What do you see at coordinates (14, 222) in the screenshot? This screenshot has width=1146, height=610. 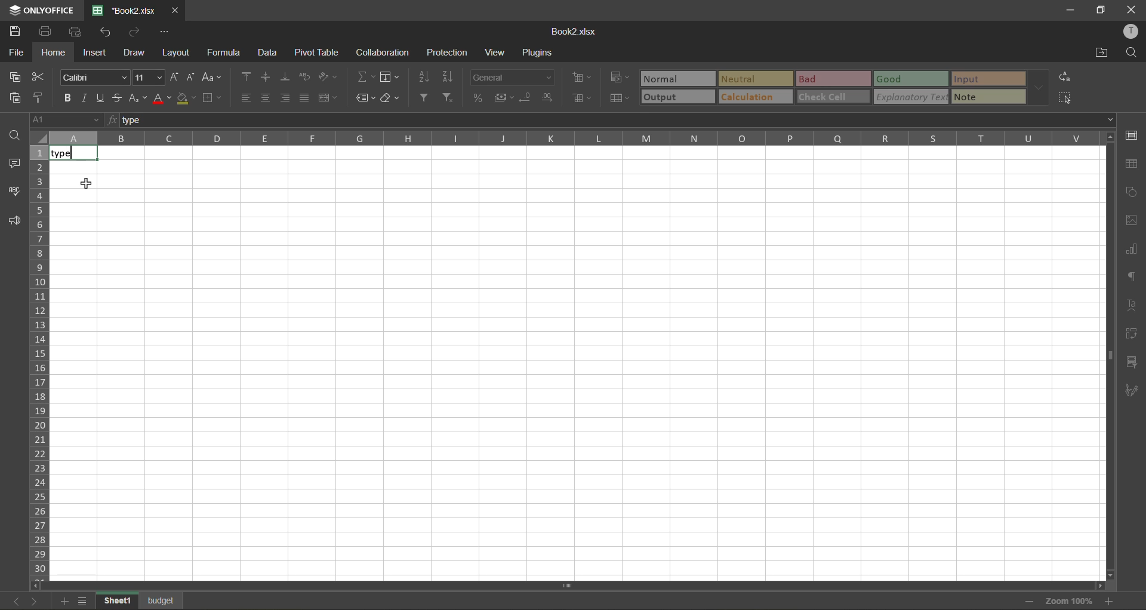 I see `feedback` at bounding box center [14, 222].